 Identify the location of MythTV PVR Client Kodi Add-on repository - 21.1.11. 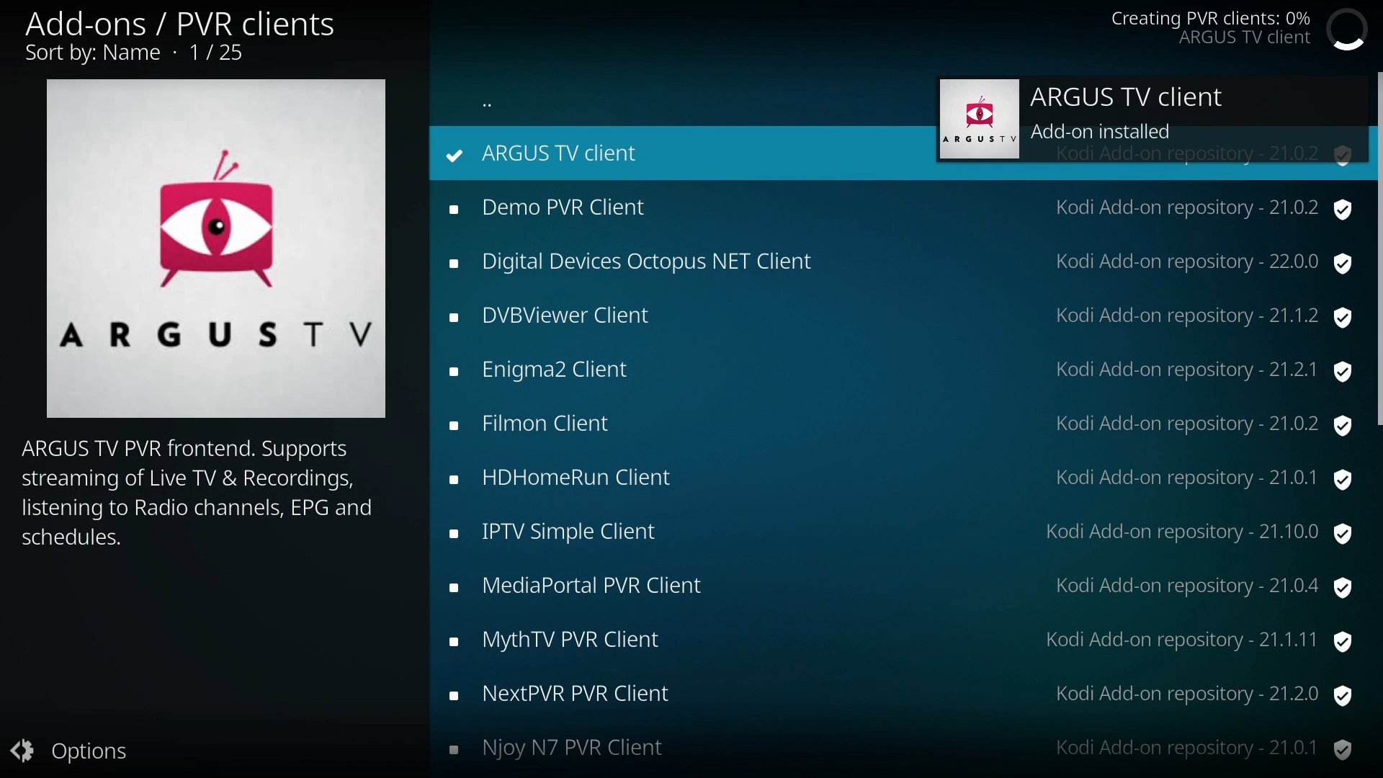
(898, 640).